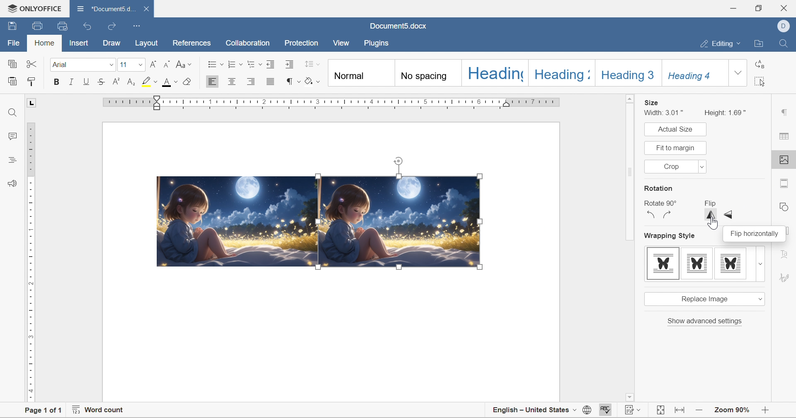 This screenshot has height=418, width=796. I want to click on flip vertically, so click(711, 215).